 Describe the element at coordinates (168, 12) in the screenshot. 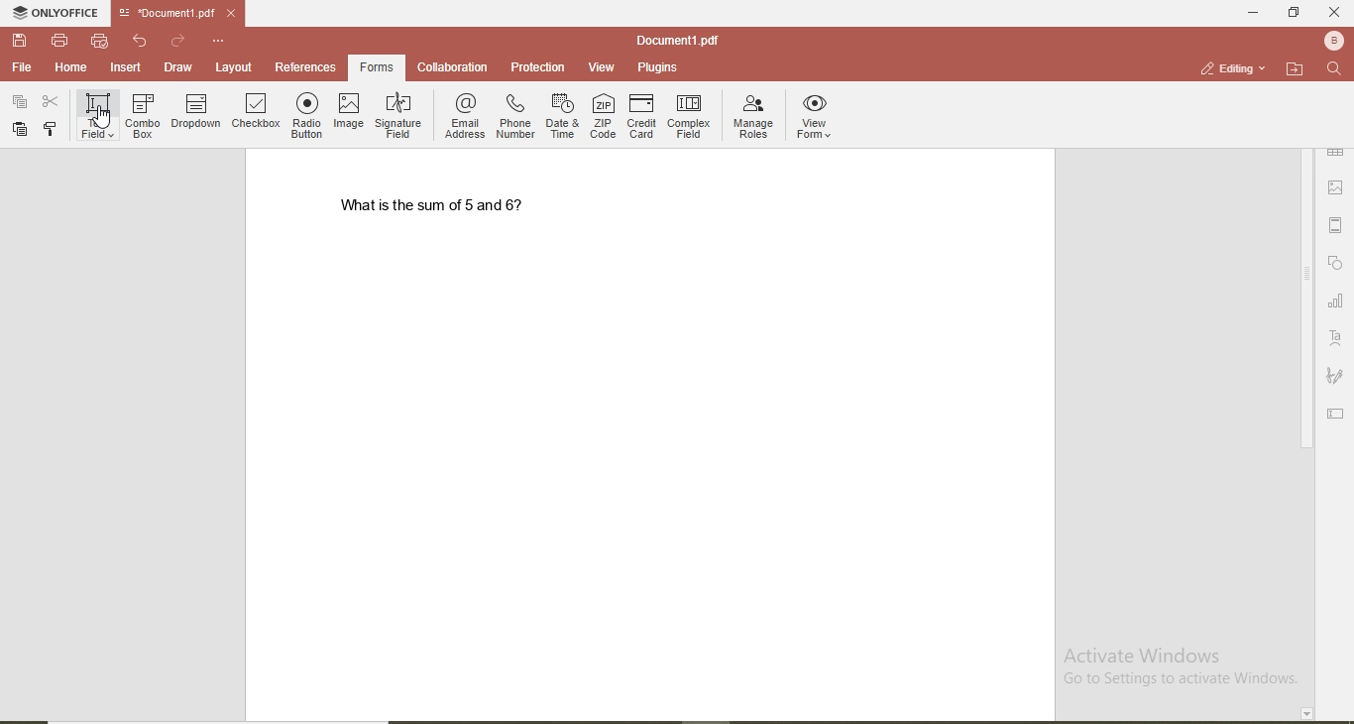

I see `file name tab` at that location.